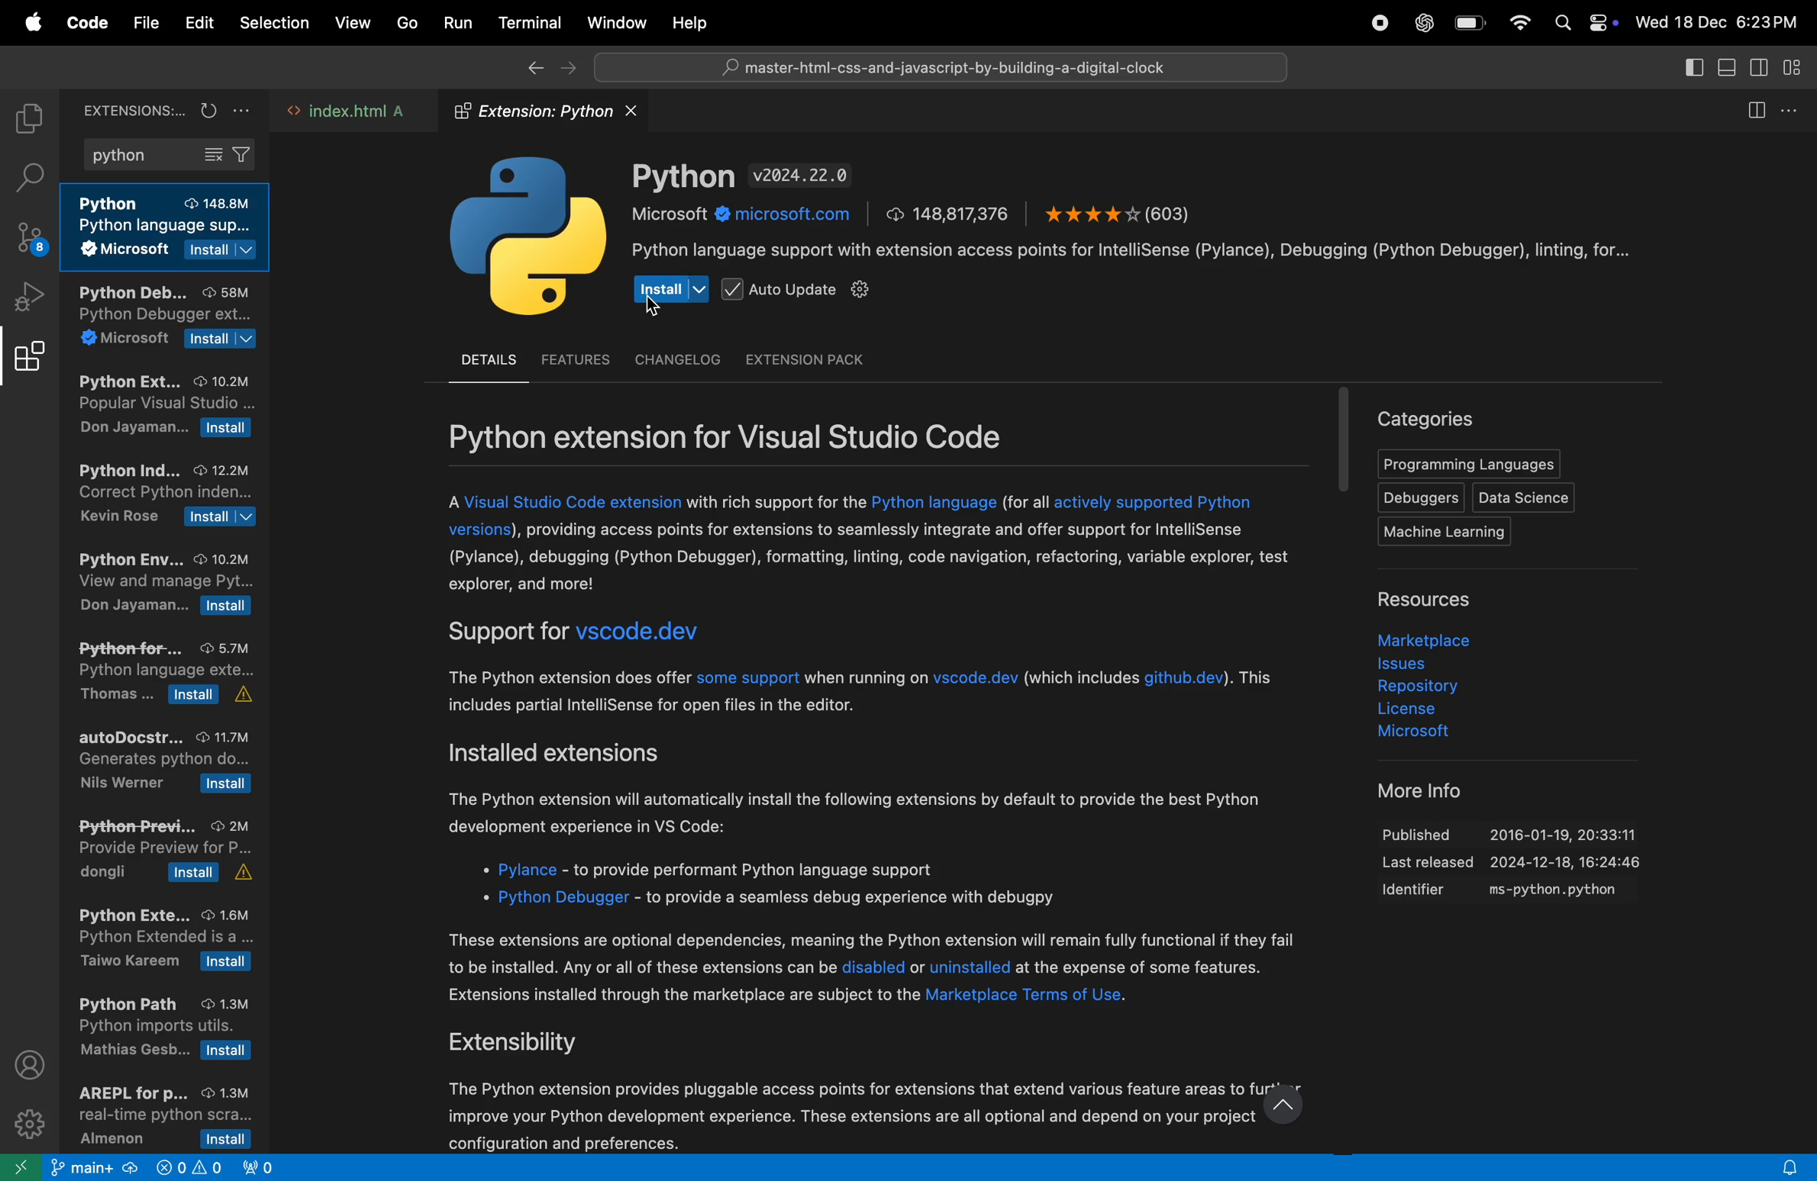 The height and width of the screenshot is (1181, 1817). Describe the element at coordinates (1799, 69) in the screenshot. I see `customize layout` at that location.